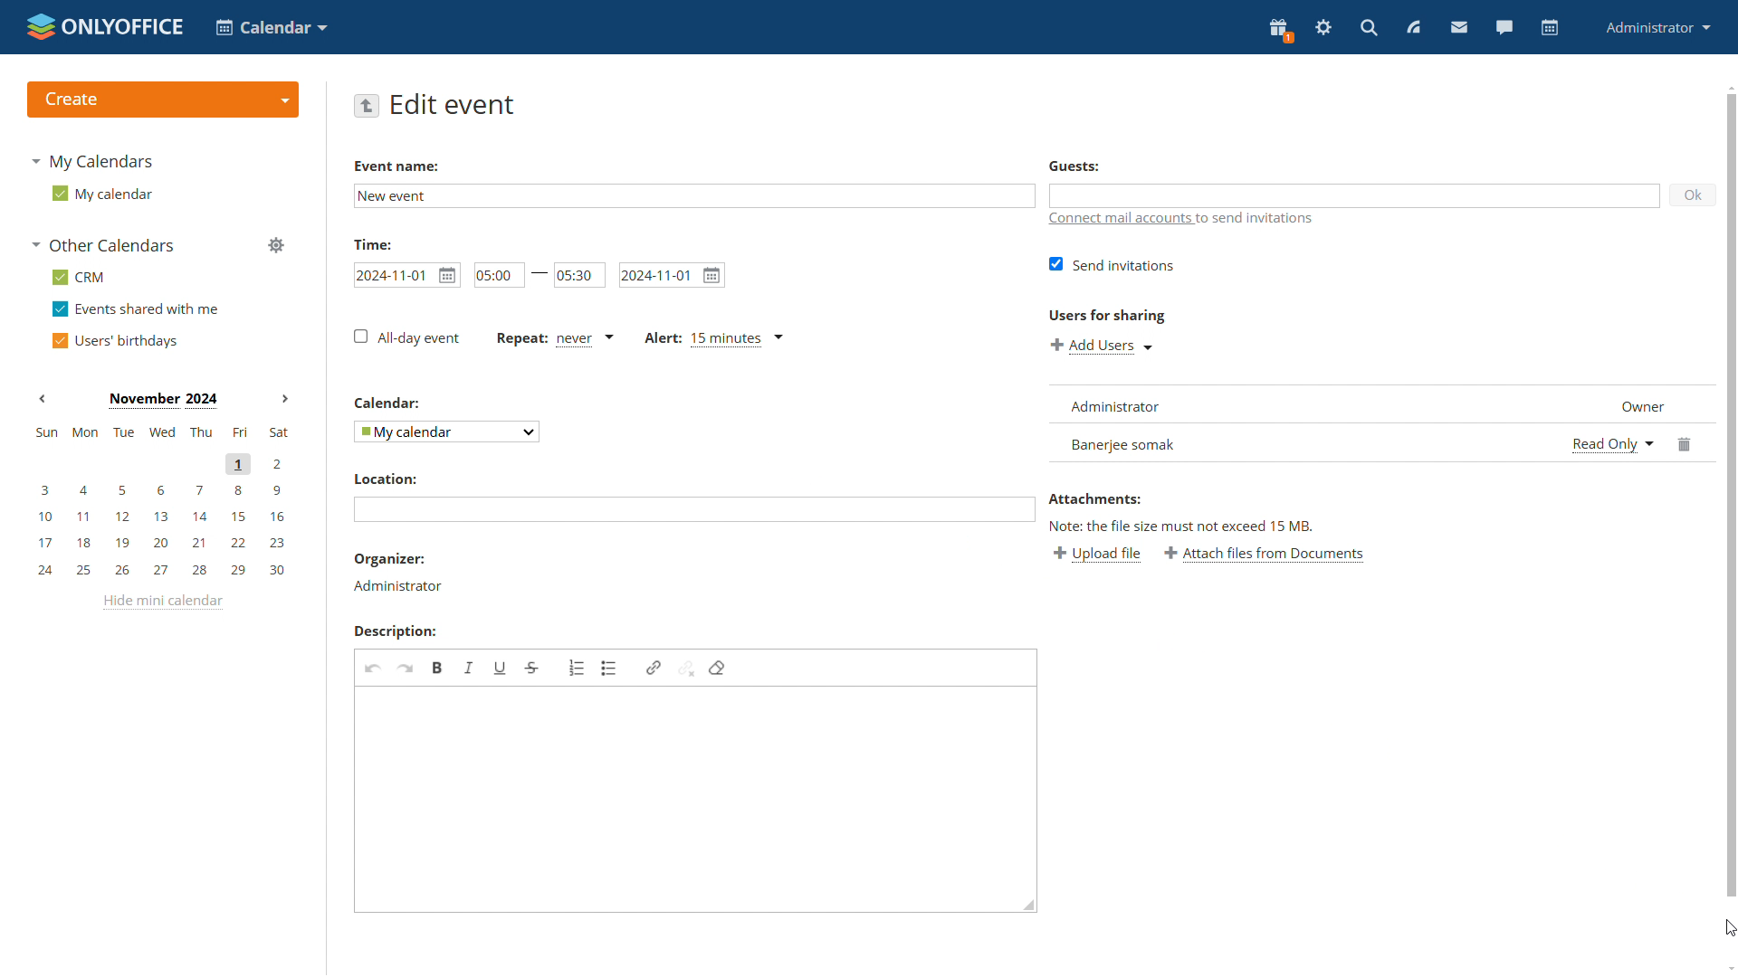 The image size is (1738, 977). I want to click on search, so click(1368, 29).